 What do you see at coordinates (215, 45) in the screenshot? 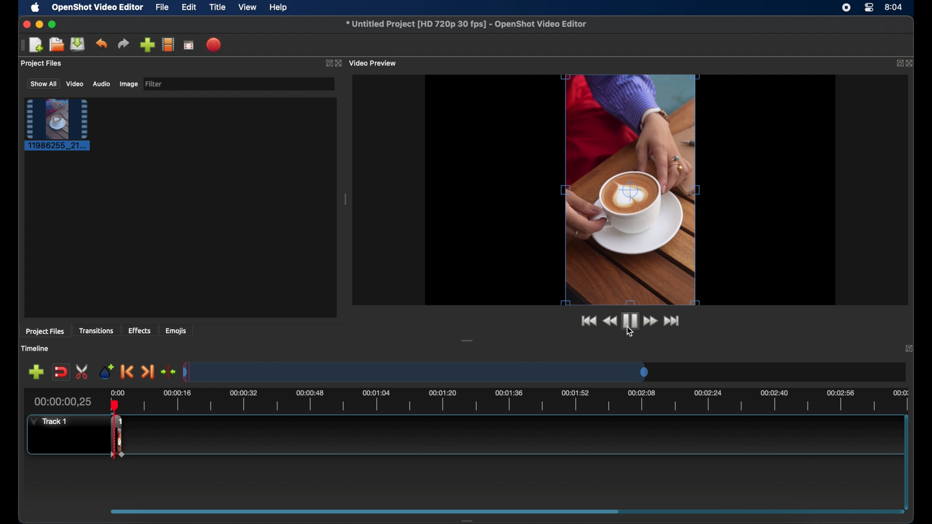
I see `export video` at bounding box center [215, 45].